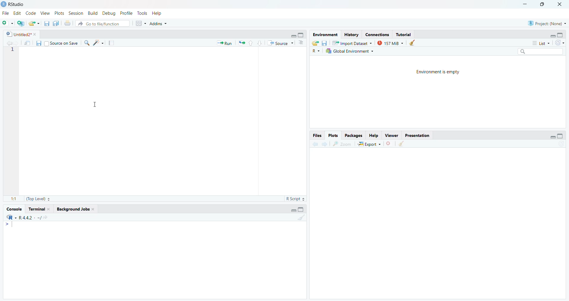  What do you see at coordinates (108, 13) in the screenshot?
I see `Debug` at bounding box center [108, 13].